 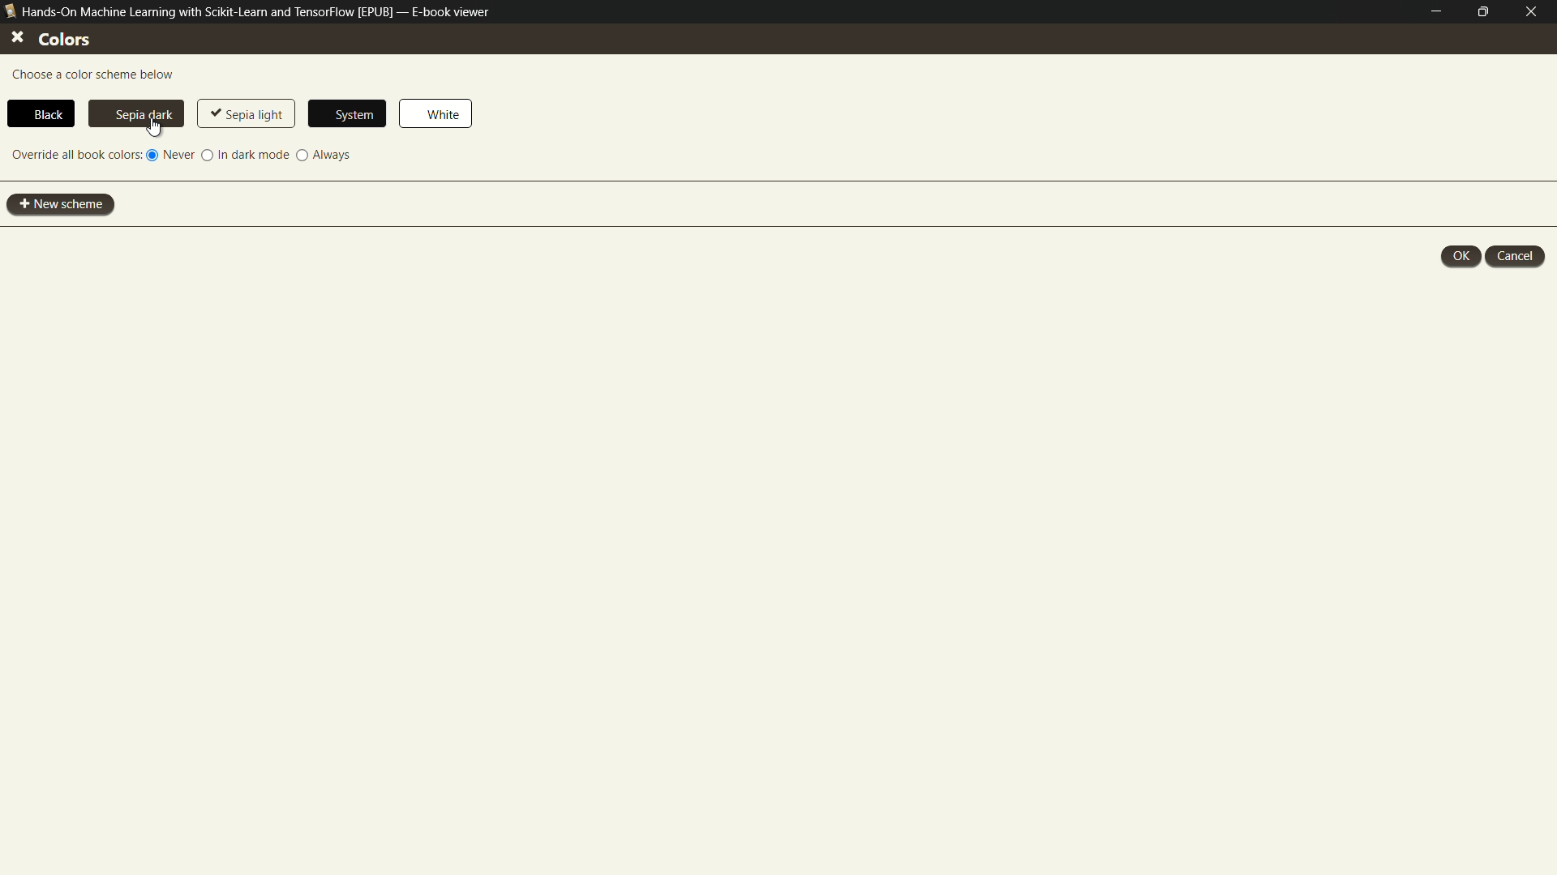 I want to click on override all book colors, so click(x=77, y=155).